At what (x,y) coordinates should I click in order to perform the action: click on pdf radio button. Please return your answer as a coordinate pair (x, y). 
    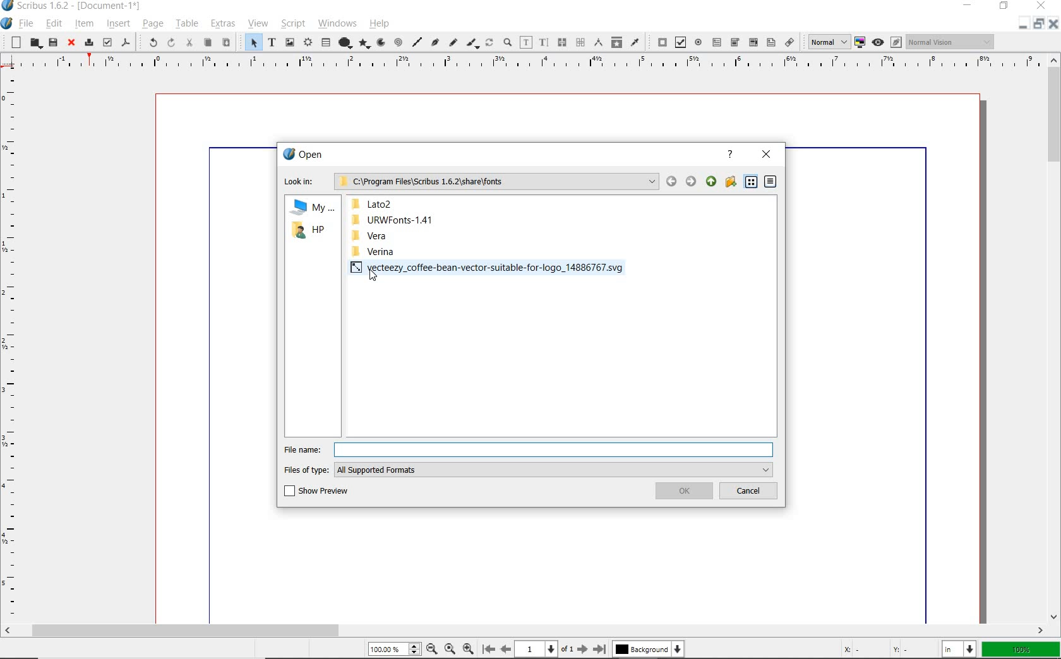
    Looking at the image, I should click on (698, 42).